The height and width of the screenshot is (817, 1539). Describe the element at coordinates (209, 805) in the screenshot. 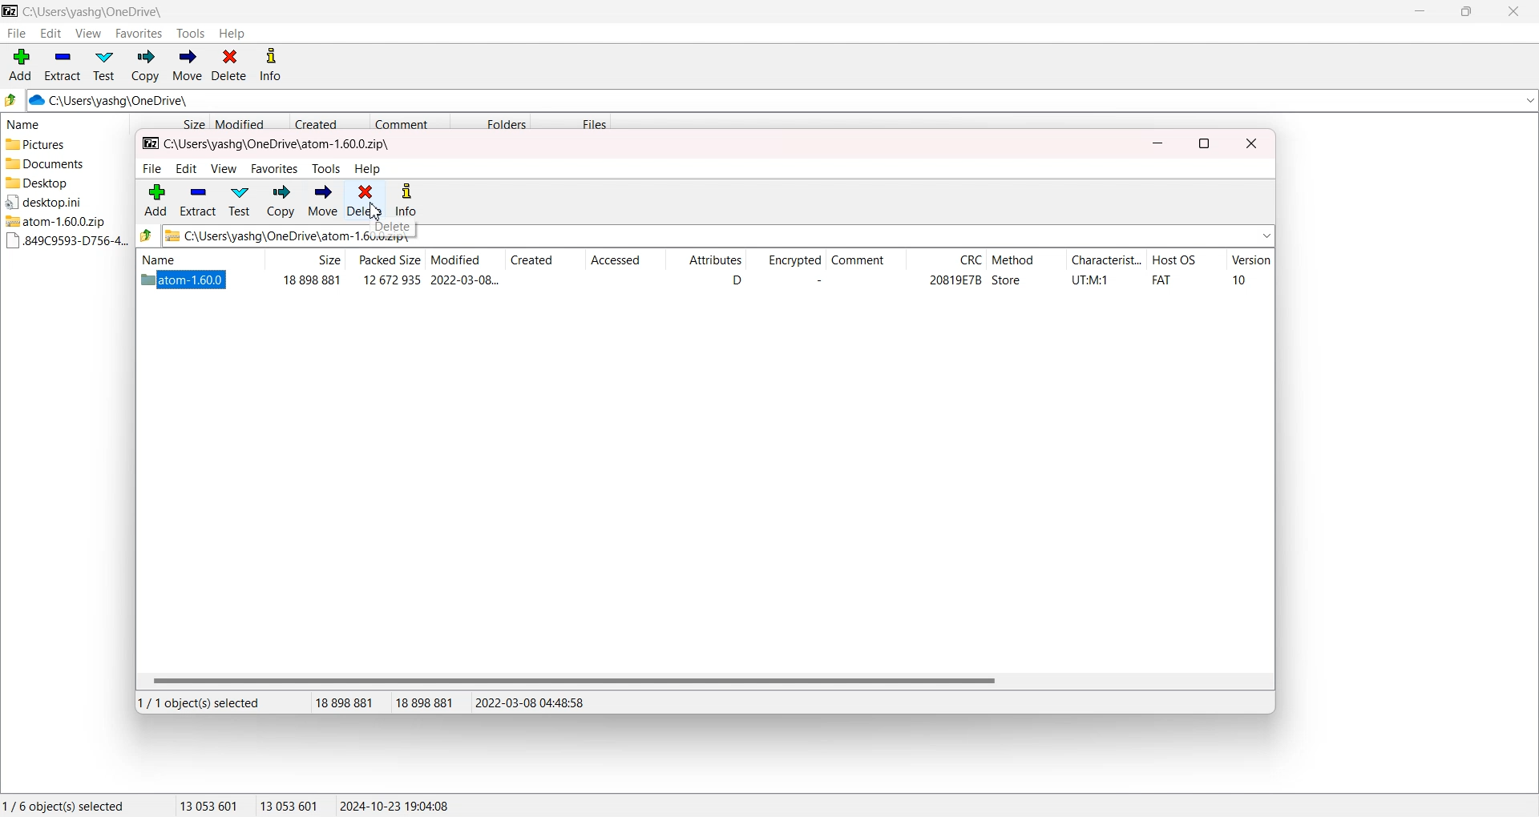

I see `13 053 601` at that location.